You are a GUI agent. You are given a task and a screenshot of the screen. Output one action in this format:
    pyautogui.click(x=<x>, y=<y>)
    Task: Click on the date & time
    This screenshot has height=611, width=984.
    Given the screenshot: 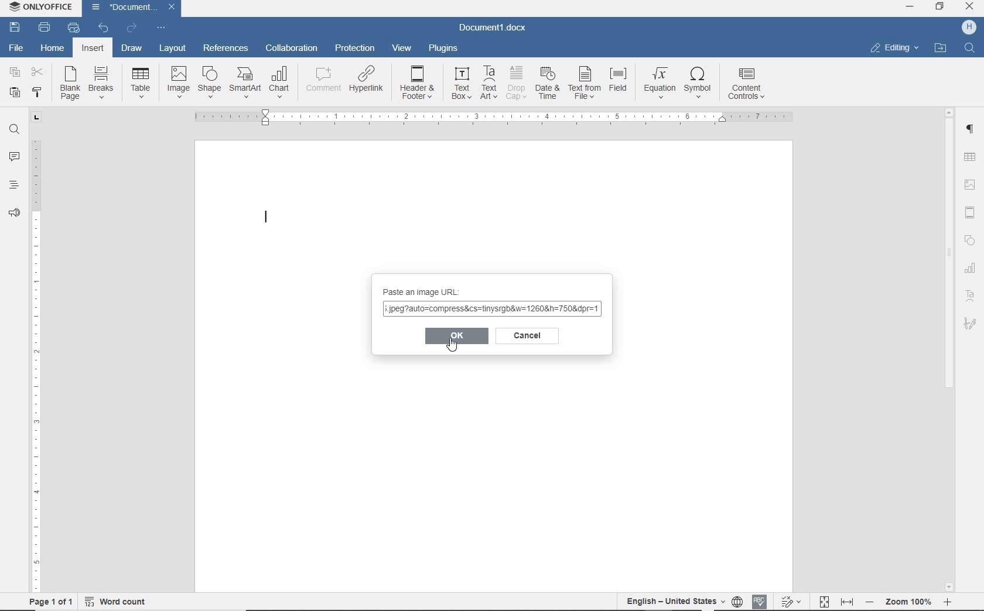 What is the action you would take?
    pyautogui.click(x=548, y=81)
    